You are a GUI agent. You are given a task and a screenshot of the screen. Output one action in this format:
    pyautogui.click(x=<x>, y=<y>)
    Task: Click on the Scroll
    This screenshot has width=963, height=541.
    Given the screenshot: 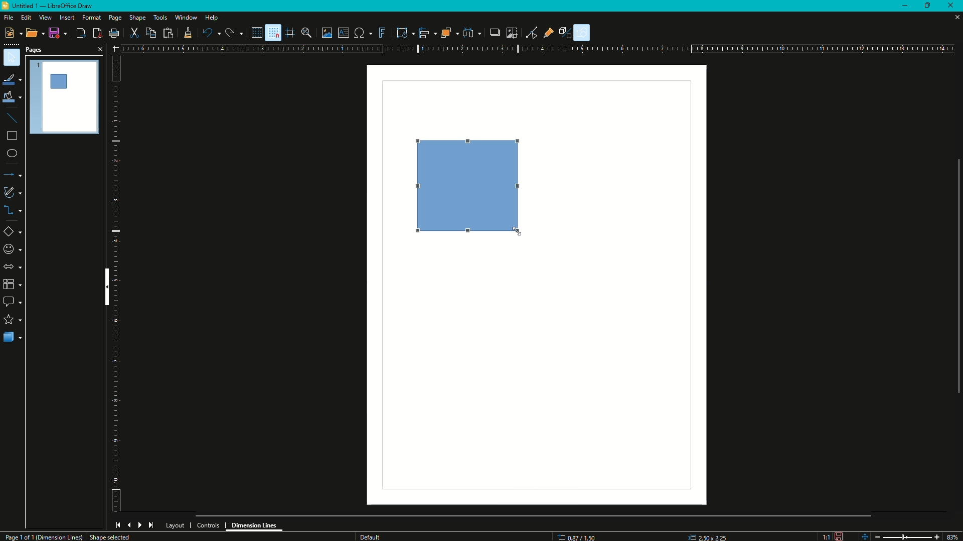 What is the action you would take?
    pyautogui.click(x=534, y=514)
    